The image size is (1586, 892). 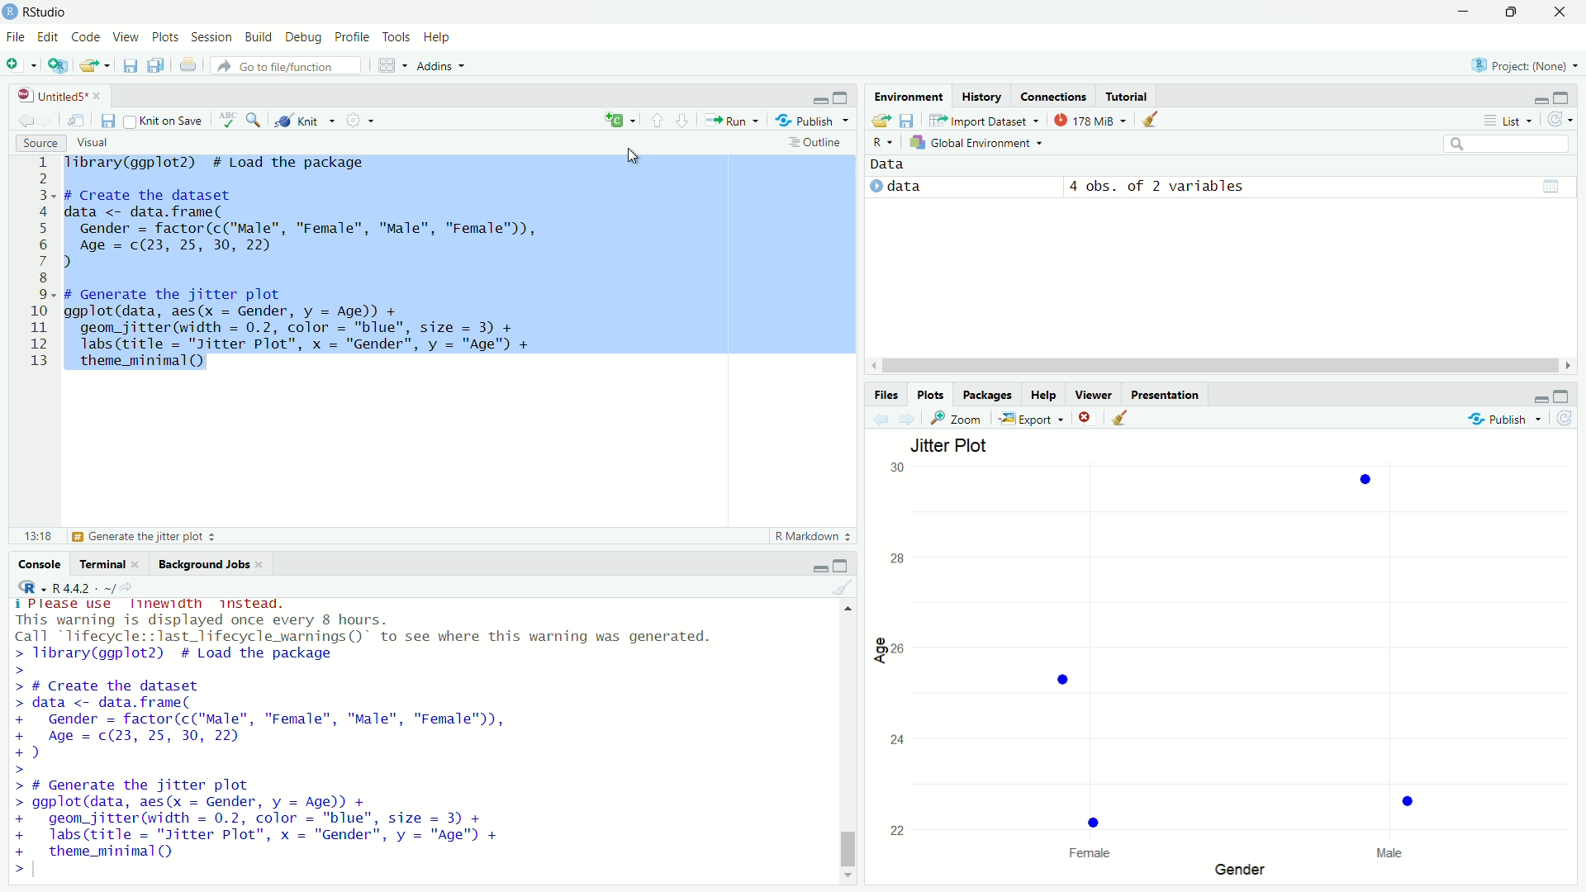 What do you see at coordinates (1244, 872) in the screenshot?
I see `gender` at bounding box center [1244, 872].